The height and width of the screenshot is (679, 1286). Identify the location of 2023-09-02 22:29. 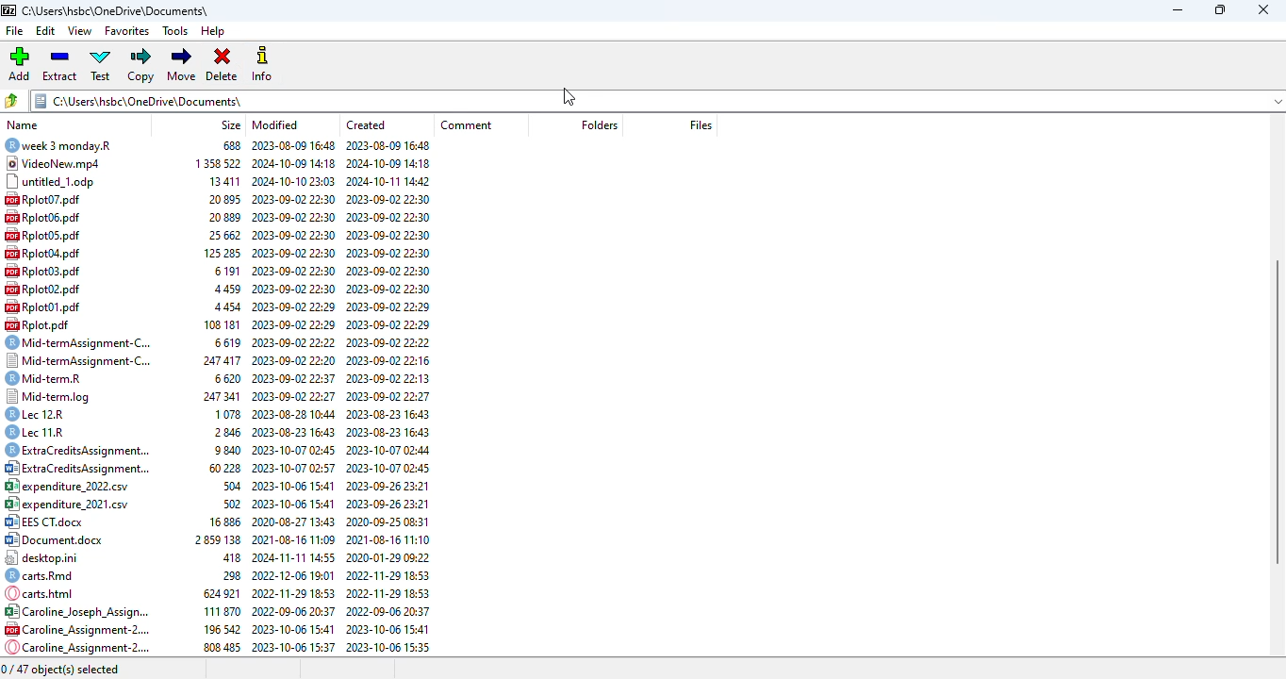
(293, 307).